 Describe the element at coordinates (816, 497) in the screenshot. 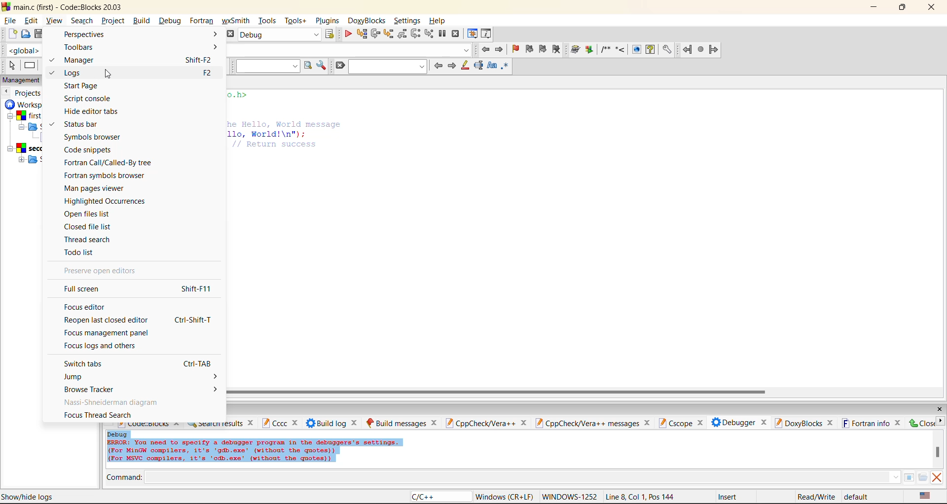

I see `Read/write` at that location.